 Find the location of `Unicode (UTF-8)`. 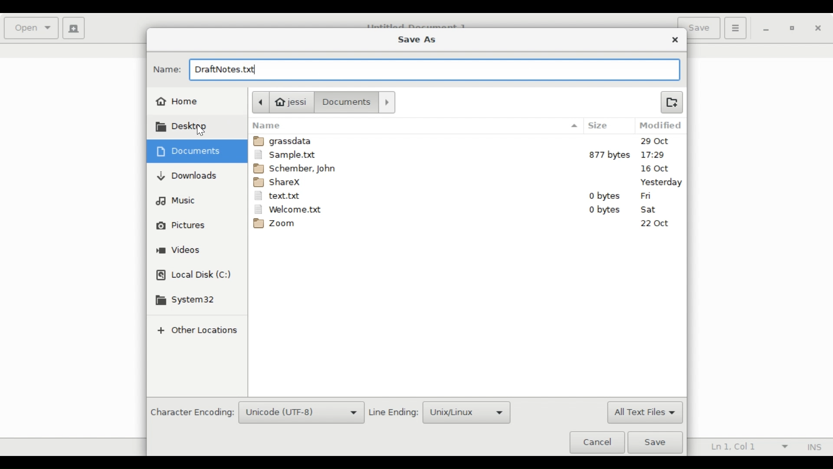

Unicode (UTF-8) is located at coordinates (302, 413).